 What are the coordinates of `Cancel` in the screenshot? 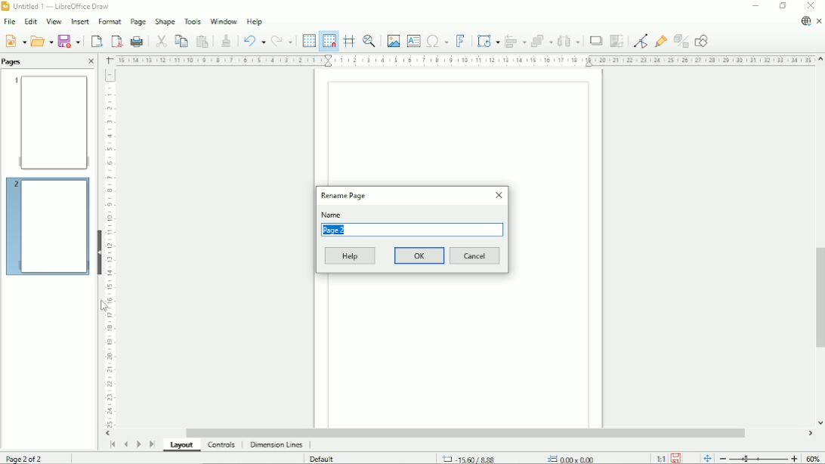 It's located at (475, 256).